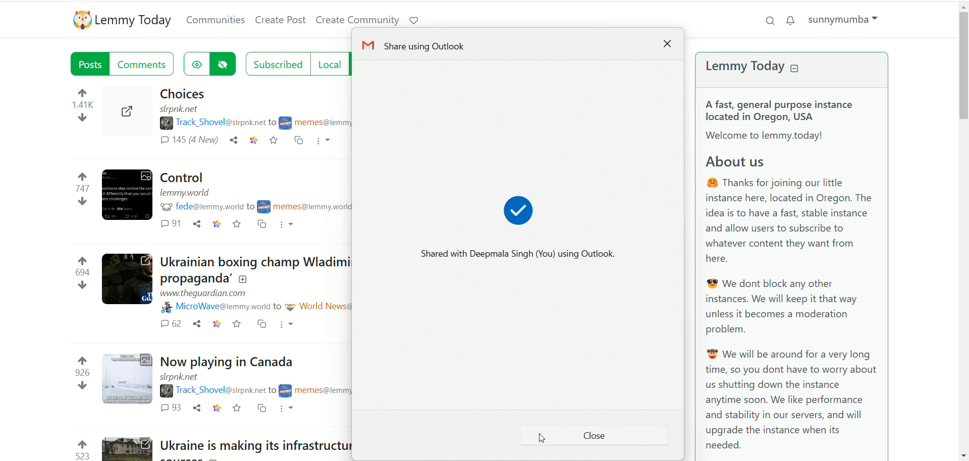 Image resolution: width=969 pixels, height=461 pixels. Describe the element at coordinates (256, 142) in the screenshot. I see `link` at that location.